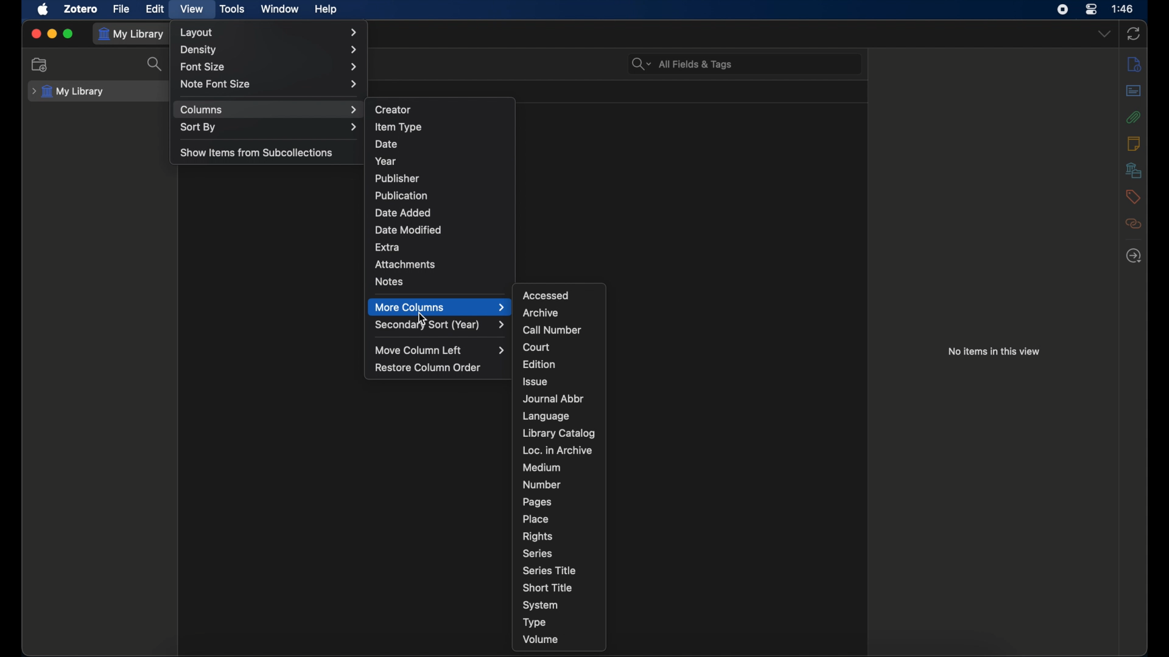  Describe the element at coordinates (542, 467) in the screenshot. I see `medium` at that location.